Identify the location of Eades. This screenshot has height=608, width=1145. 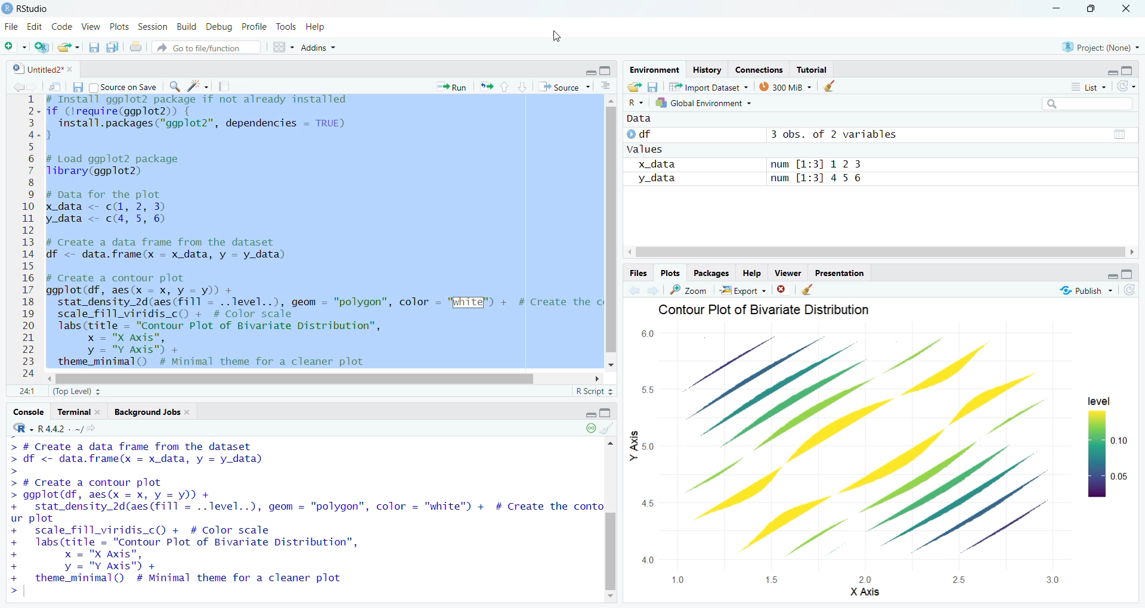
(760, 67).